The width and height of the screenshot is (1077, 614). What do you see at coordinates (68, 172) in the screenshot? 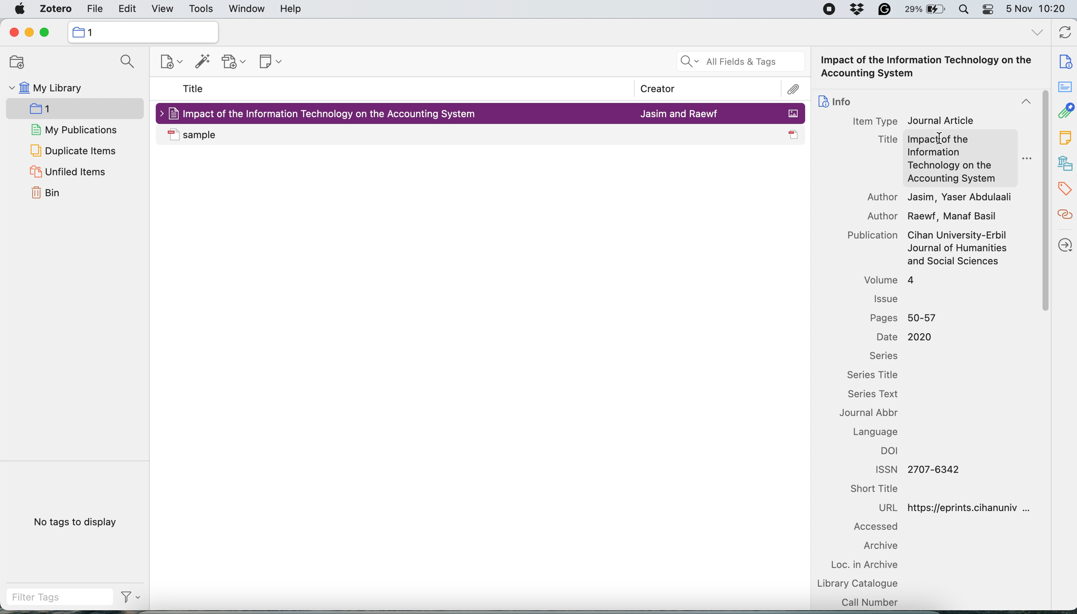
I see `unfiled items` at bounding box center [68, 172].